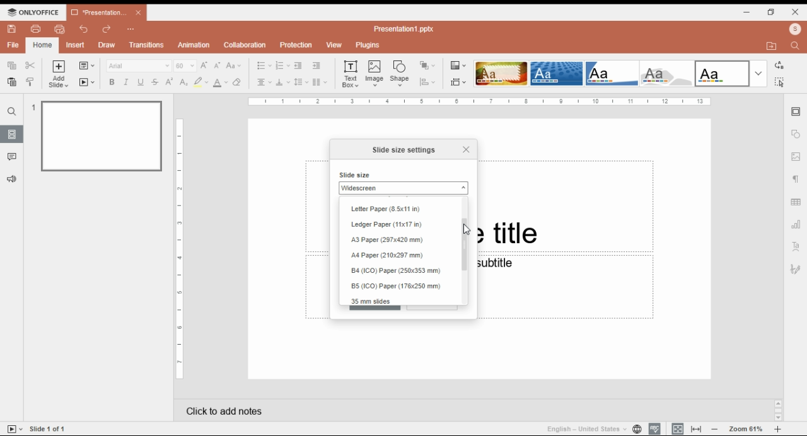 The width and height of the screenshot is (807, 436). I want to click on copy style, so click(32, 81).